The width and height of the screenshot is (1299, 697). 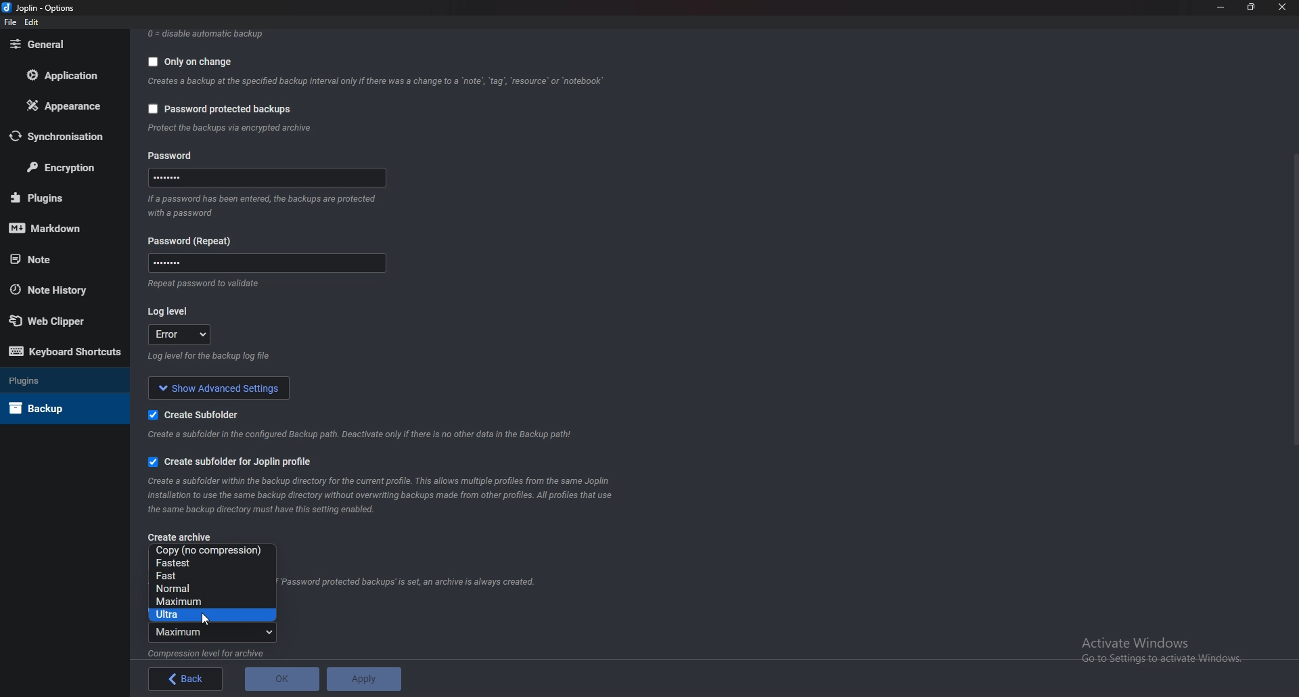 I want to click on show advanced settings, so click(x=214, y=386).